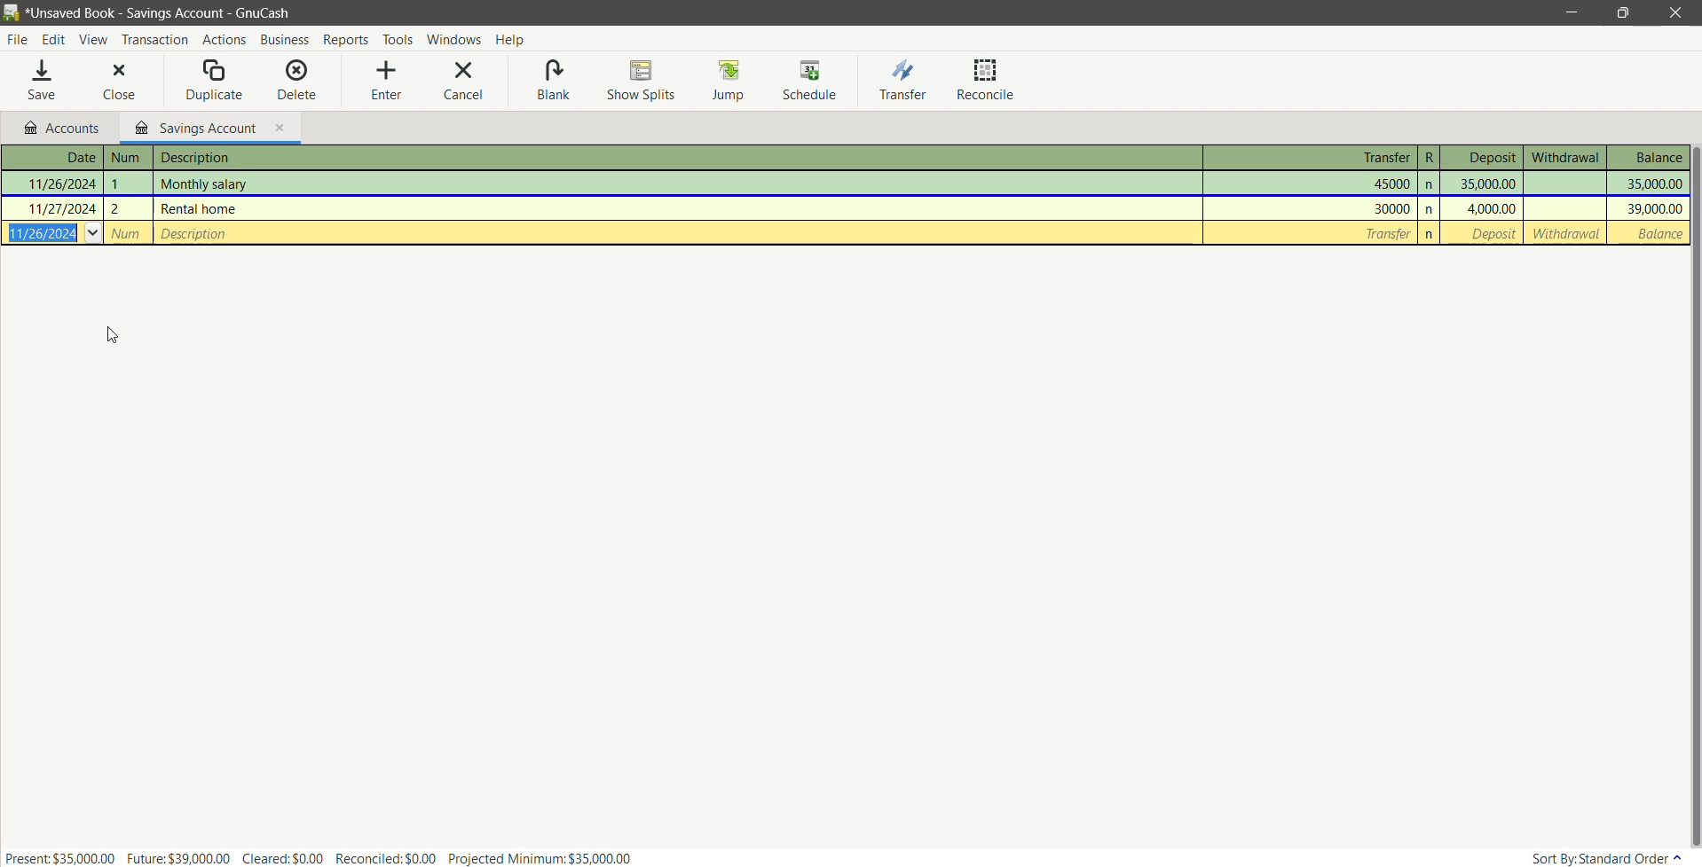  Describe the element at coordinates (398, 37) in the screenshot. I see `Tools` at that location.